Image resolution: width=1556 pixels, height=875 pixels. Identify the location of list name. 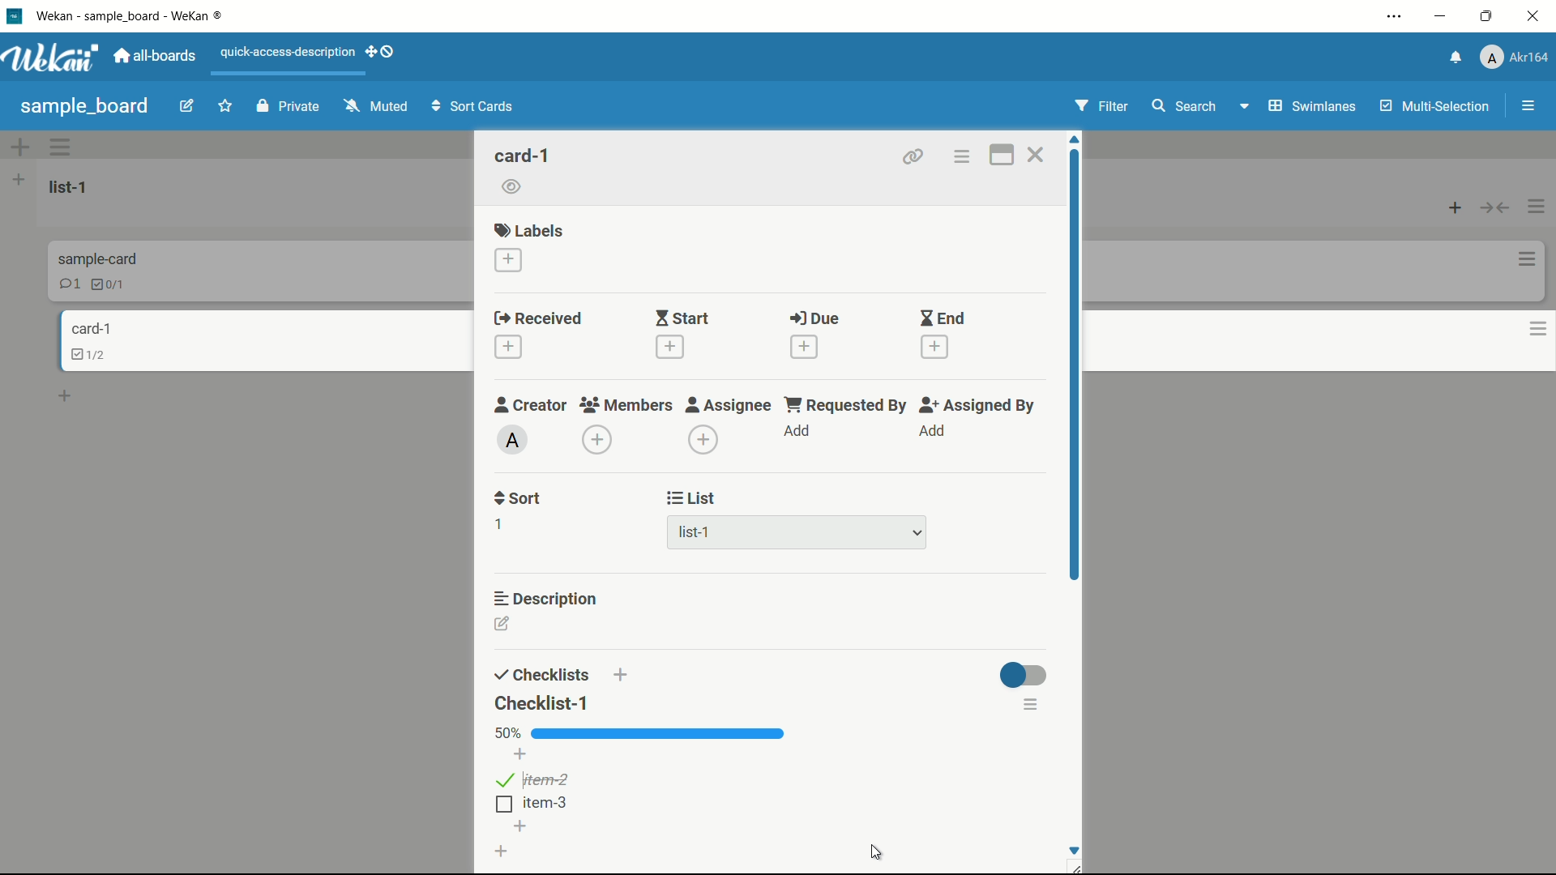
(74, 187).